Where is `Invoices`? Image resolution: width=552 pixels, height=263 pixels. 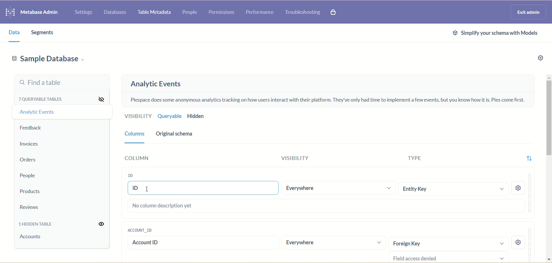
Invoices is located at coordinates (30, 143).